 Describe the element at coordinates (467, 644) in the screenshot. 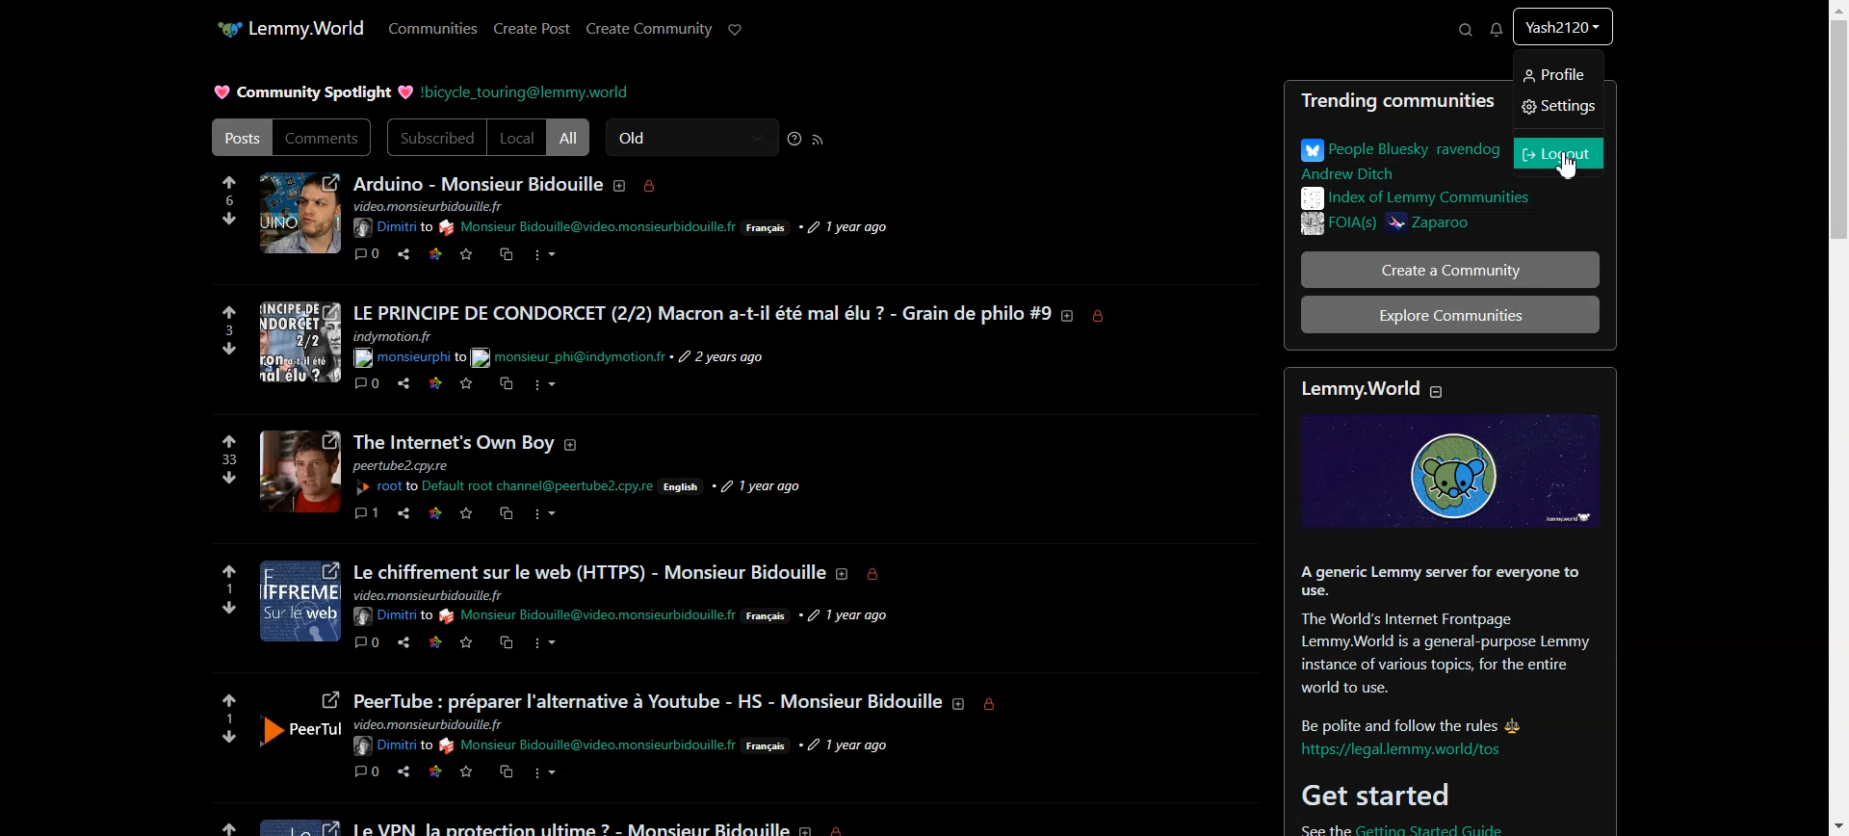

I see `save` at that location.